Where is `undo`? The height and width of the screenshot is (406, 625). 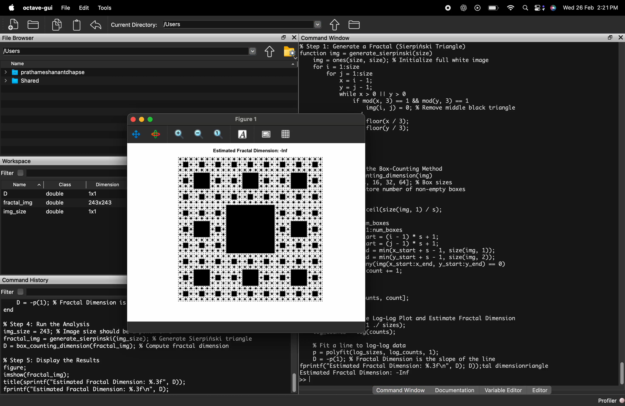
undo is located at coordinates (96, 26).